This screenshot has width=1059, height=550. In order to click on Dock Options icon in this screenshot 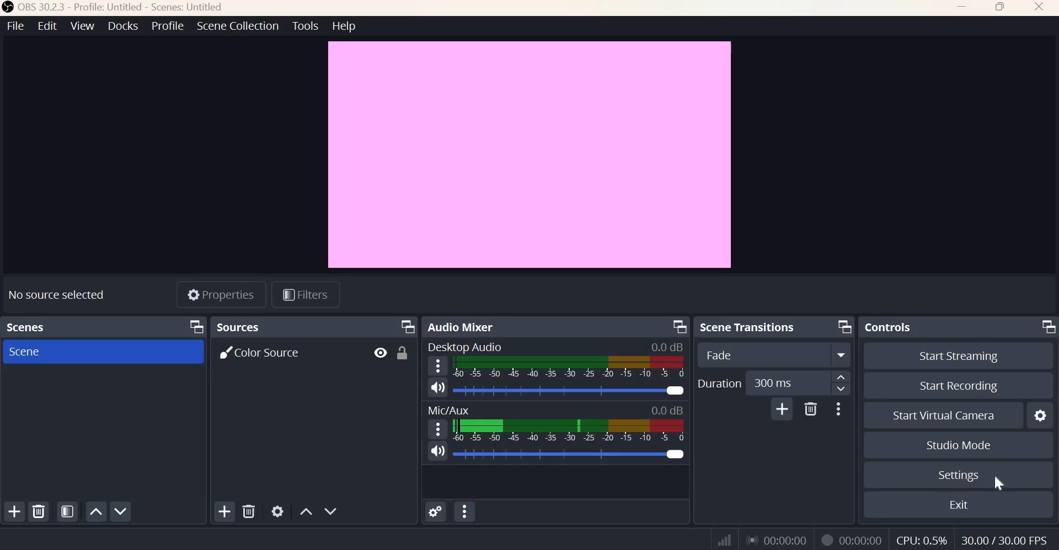, I will do `click(197, 326)`.